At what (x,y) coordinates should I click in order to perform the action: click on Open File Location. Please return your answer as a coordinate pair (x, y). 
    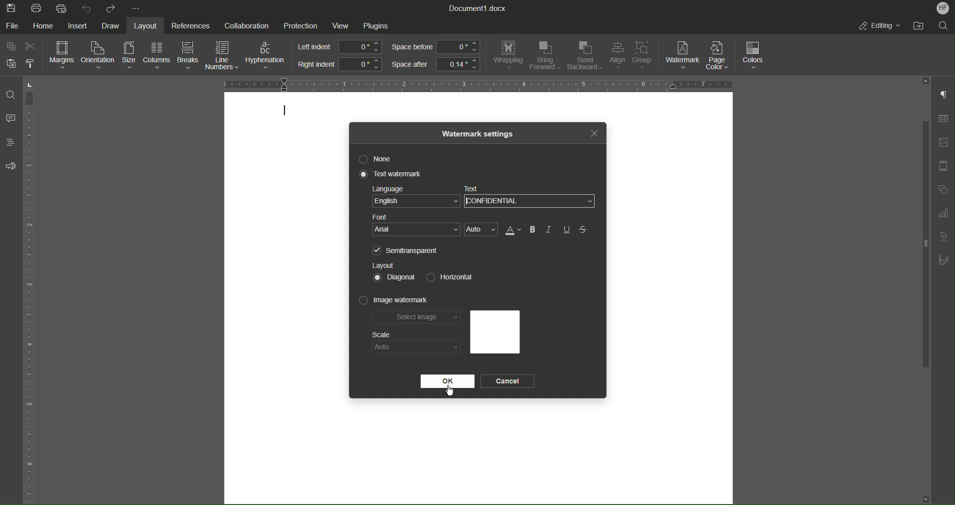
    Looking at the image, I should click on (916, 26).